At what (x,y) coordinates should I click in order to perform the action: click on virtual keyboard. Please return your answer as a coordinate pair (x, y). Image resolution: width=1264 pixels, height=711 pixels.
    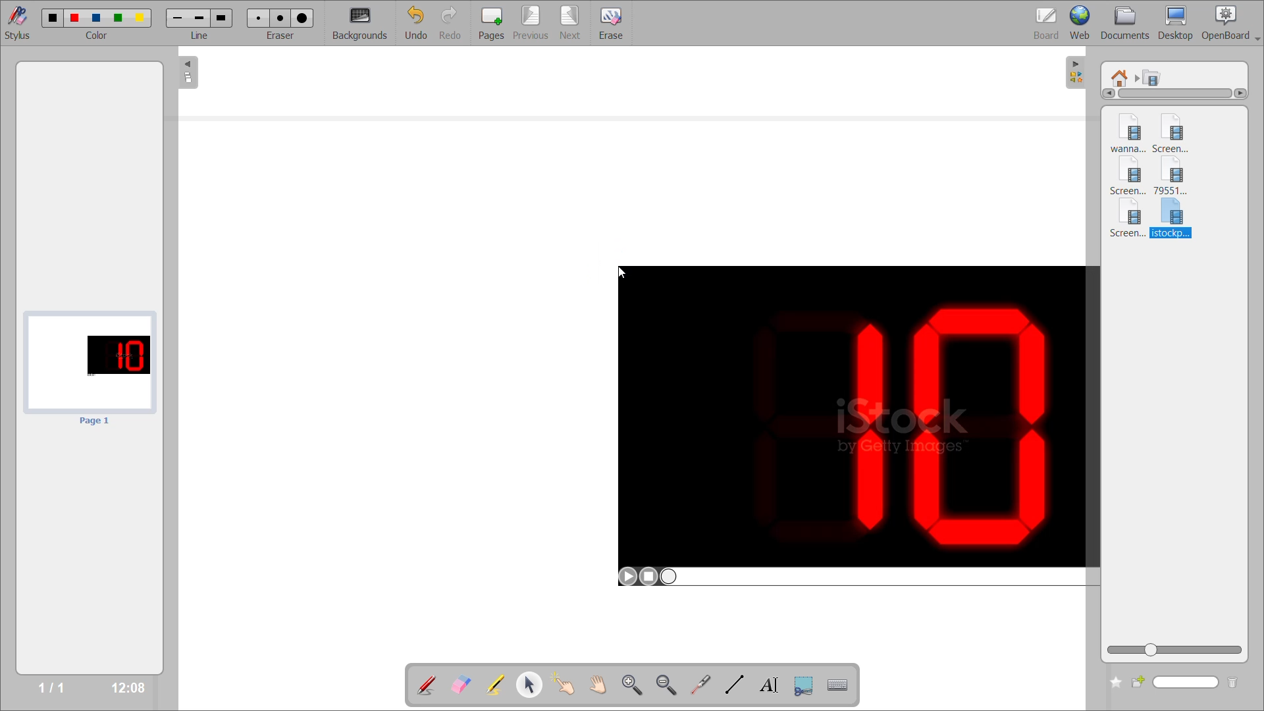
    Looking at the image, I should click on (842, 687).